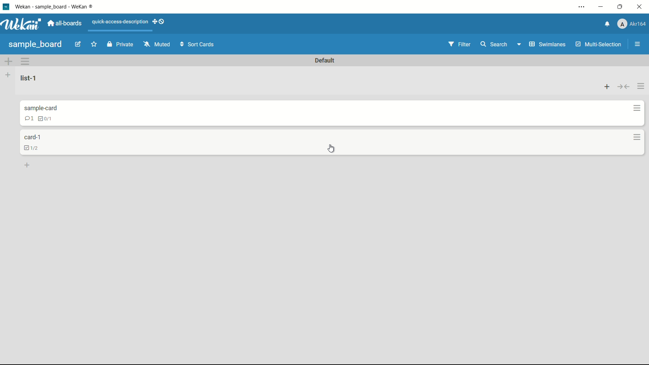 The image size is (649, 365). Describe the element at coordinates (31, 78) in the screenshot. I see `list name` at that location.